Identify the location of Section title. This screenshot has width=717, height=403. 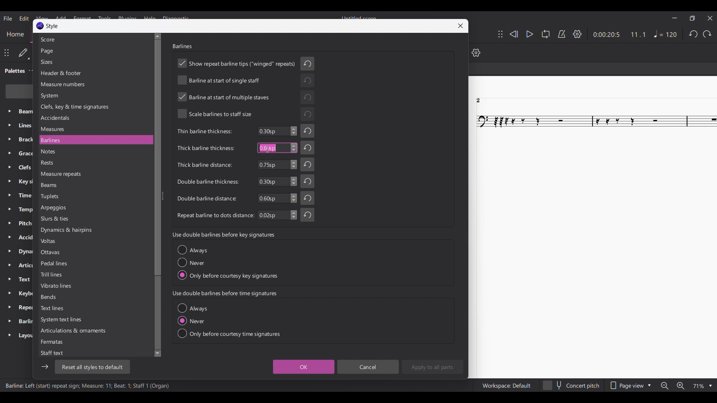
(182, 46).